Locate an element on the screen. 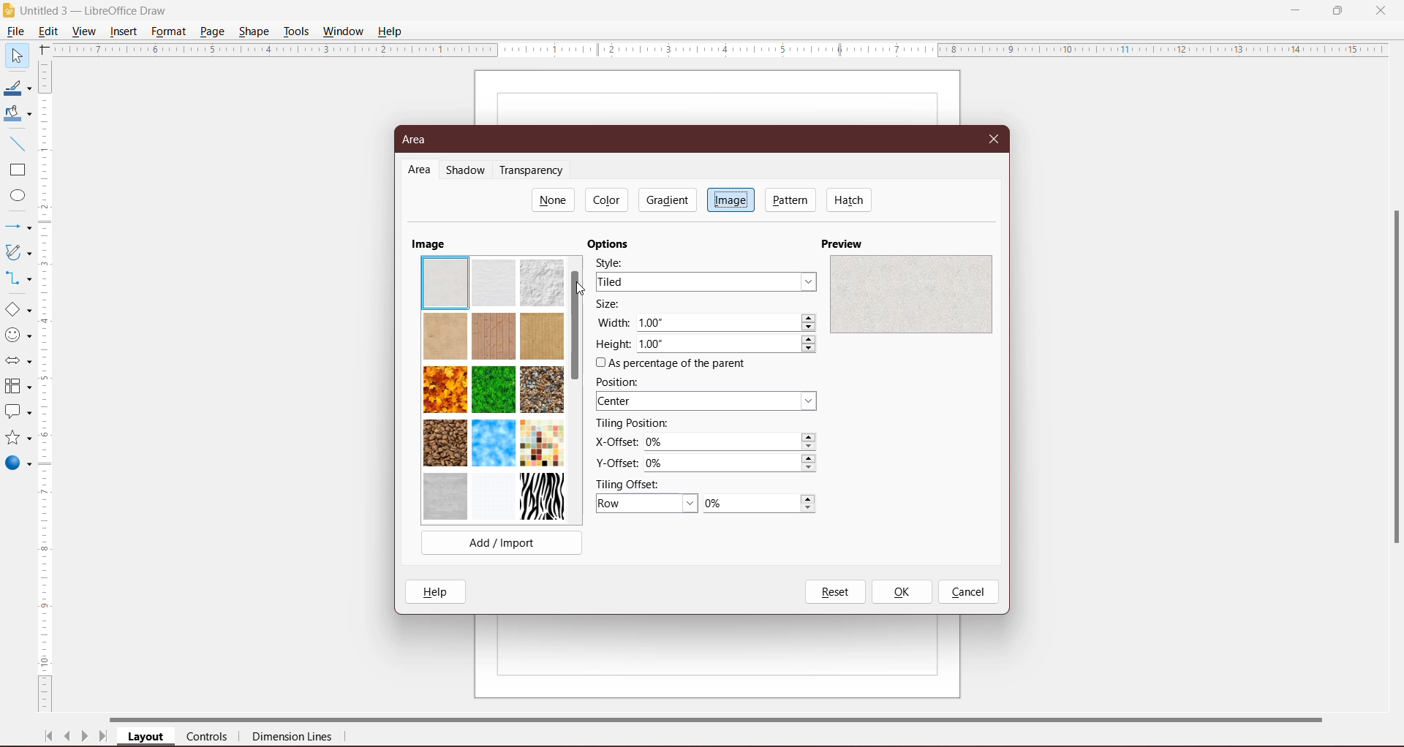 The width and height of the screenshot is (1404, 747). Close is located at coordinates (1381, 10).